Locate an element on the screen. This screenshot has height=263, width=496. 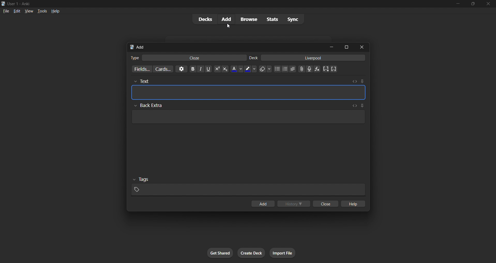
text color is located at coordinates (238, 70).